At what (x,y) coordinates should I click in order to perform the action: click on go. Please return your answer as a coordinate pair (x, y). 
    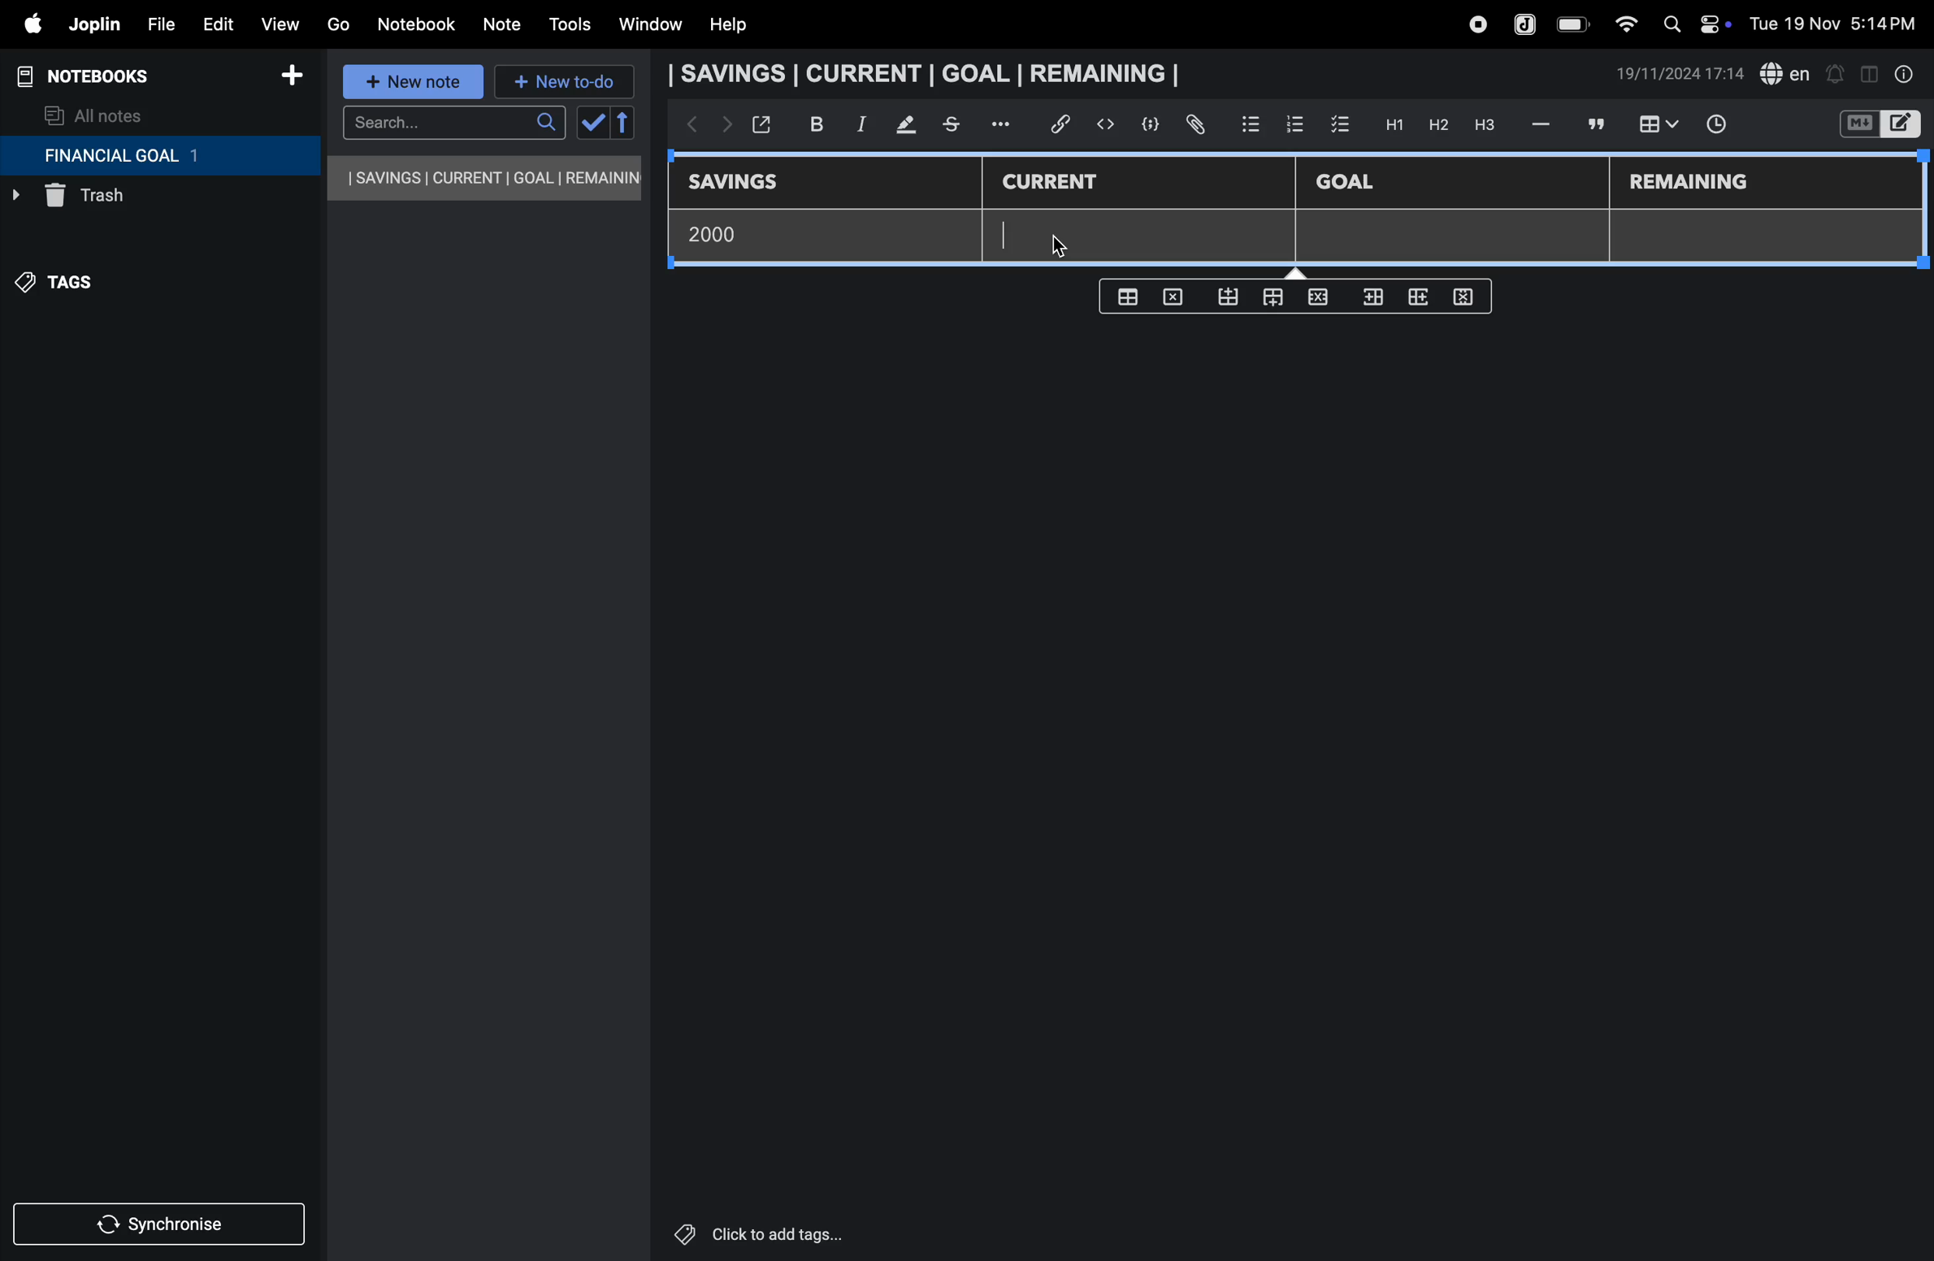
    Looking at the image, I should click on (338, 22).